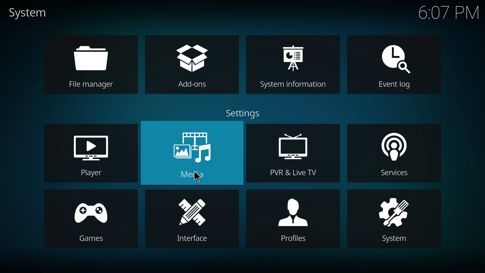  What do you see at coordinates (90, 85) in the screenshot?
I see `File manager` at bounding box center [90, 85].